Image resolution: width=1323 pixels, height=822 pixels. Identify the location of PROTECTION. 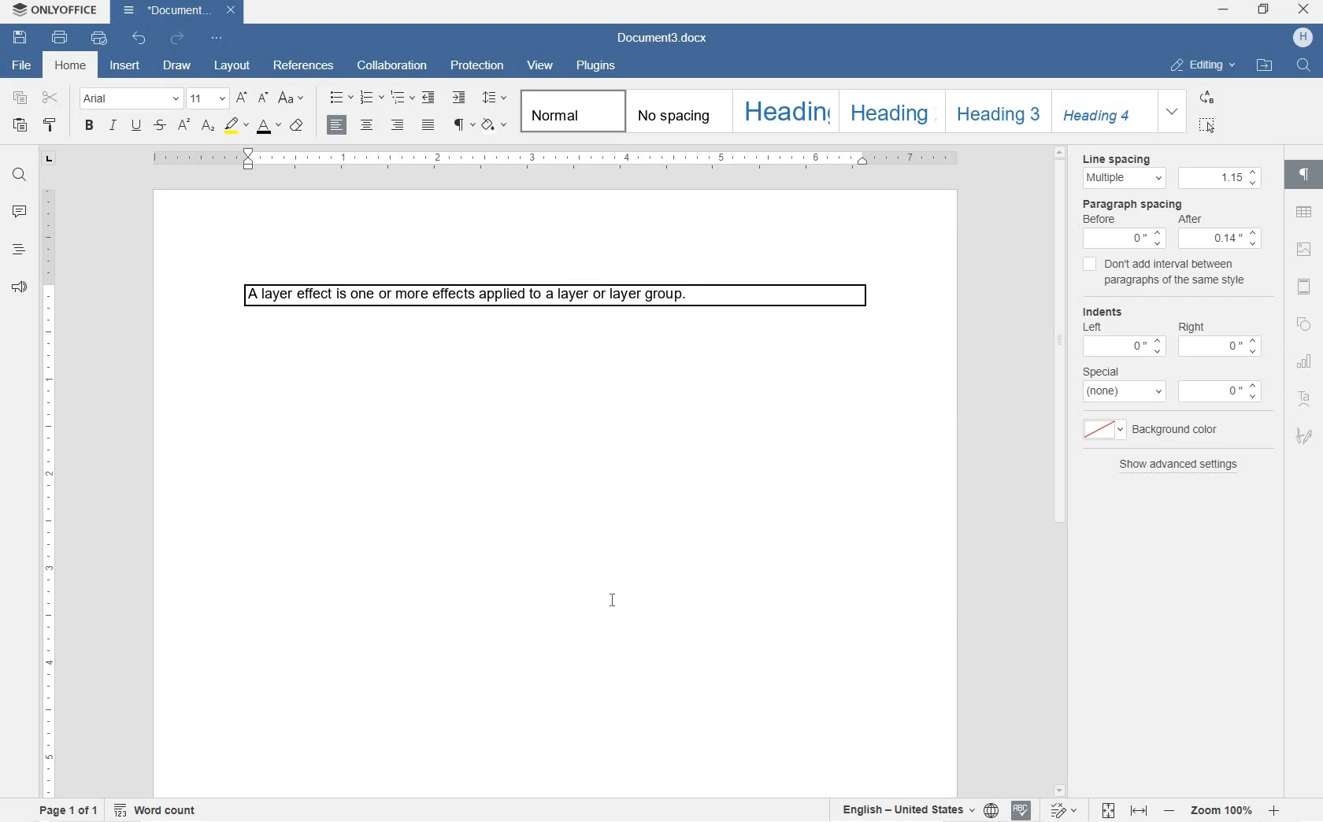
(479, 67).